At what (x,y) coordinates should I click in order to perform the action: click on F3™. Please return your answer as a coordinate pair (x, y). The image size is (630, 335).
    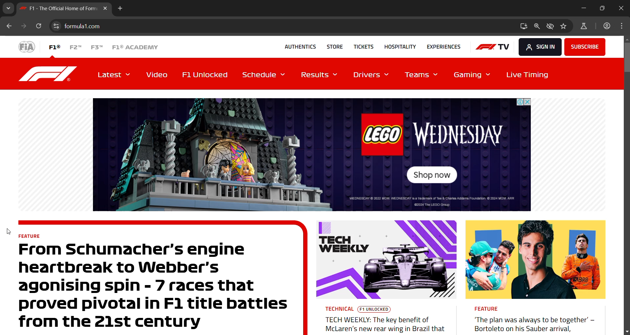
    Looking at the image, I should click on (98, 47).